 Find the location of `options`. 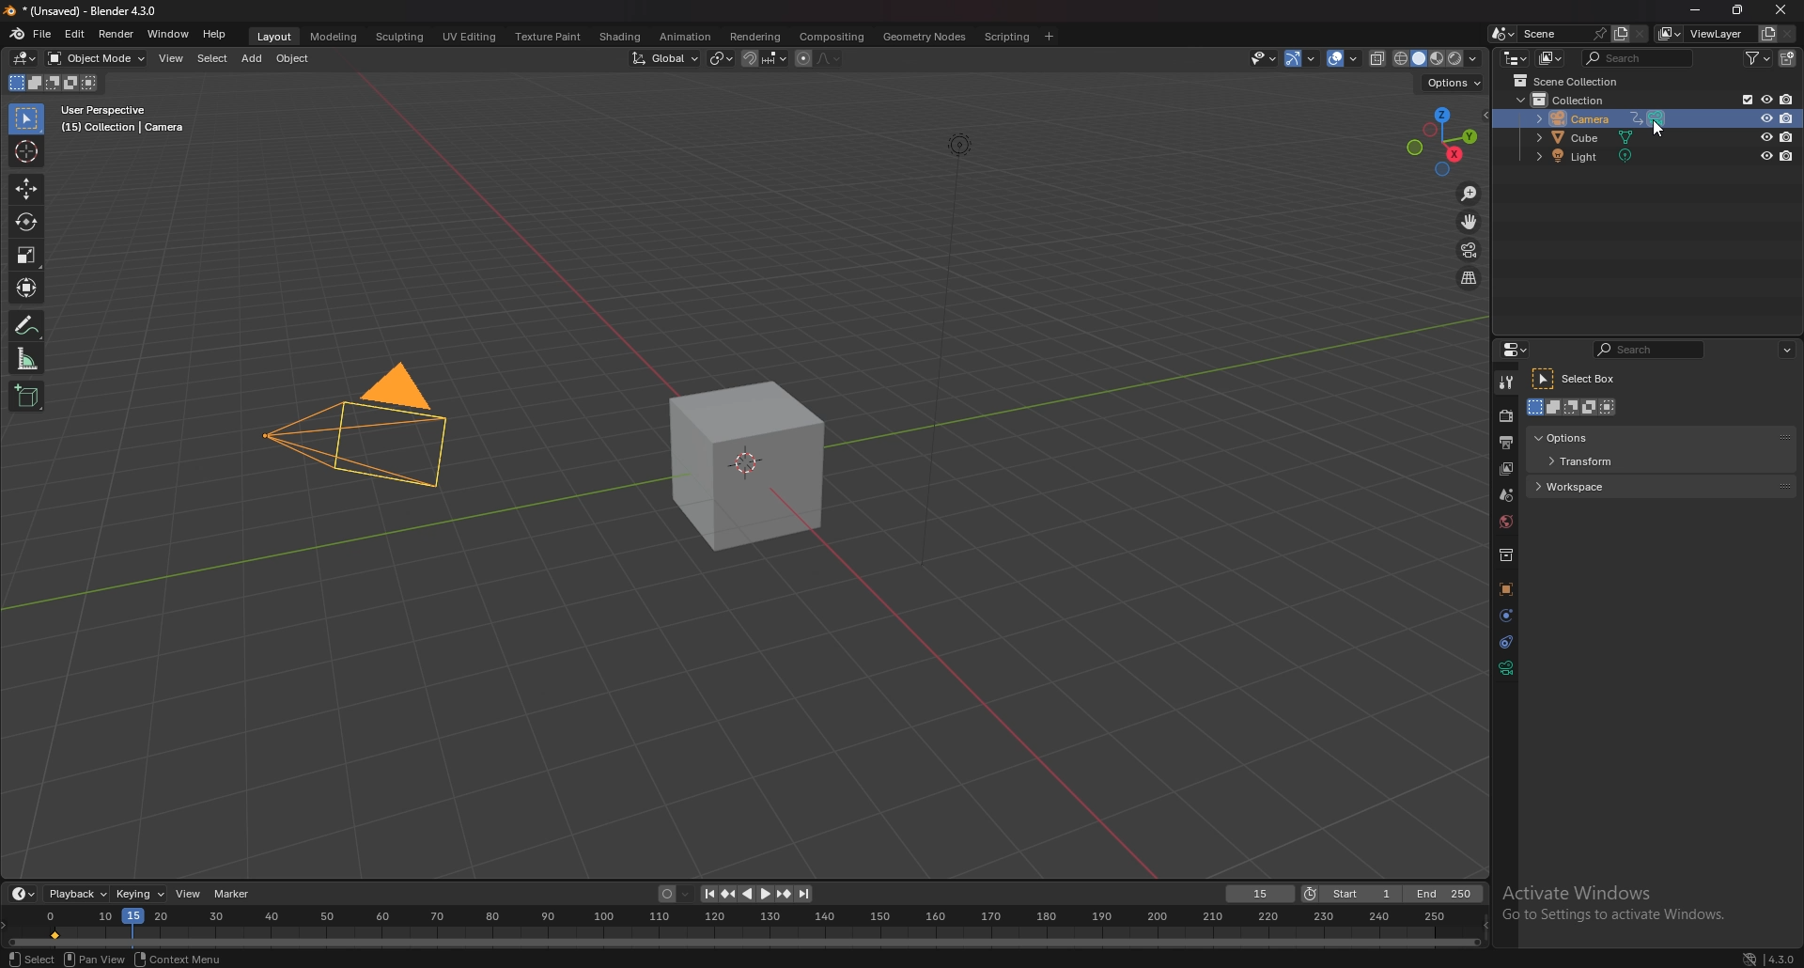

options is located at coordinates (1454, 83).